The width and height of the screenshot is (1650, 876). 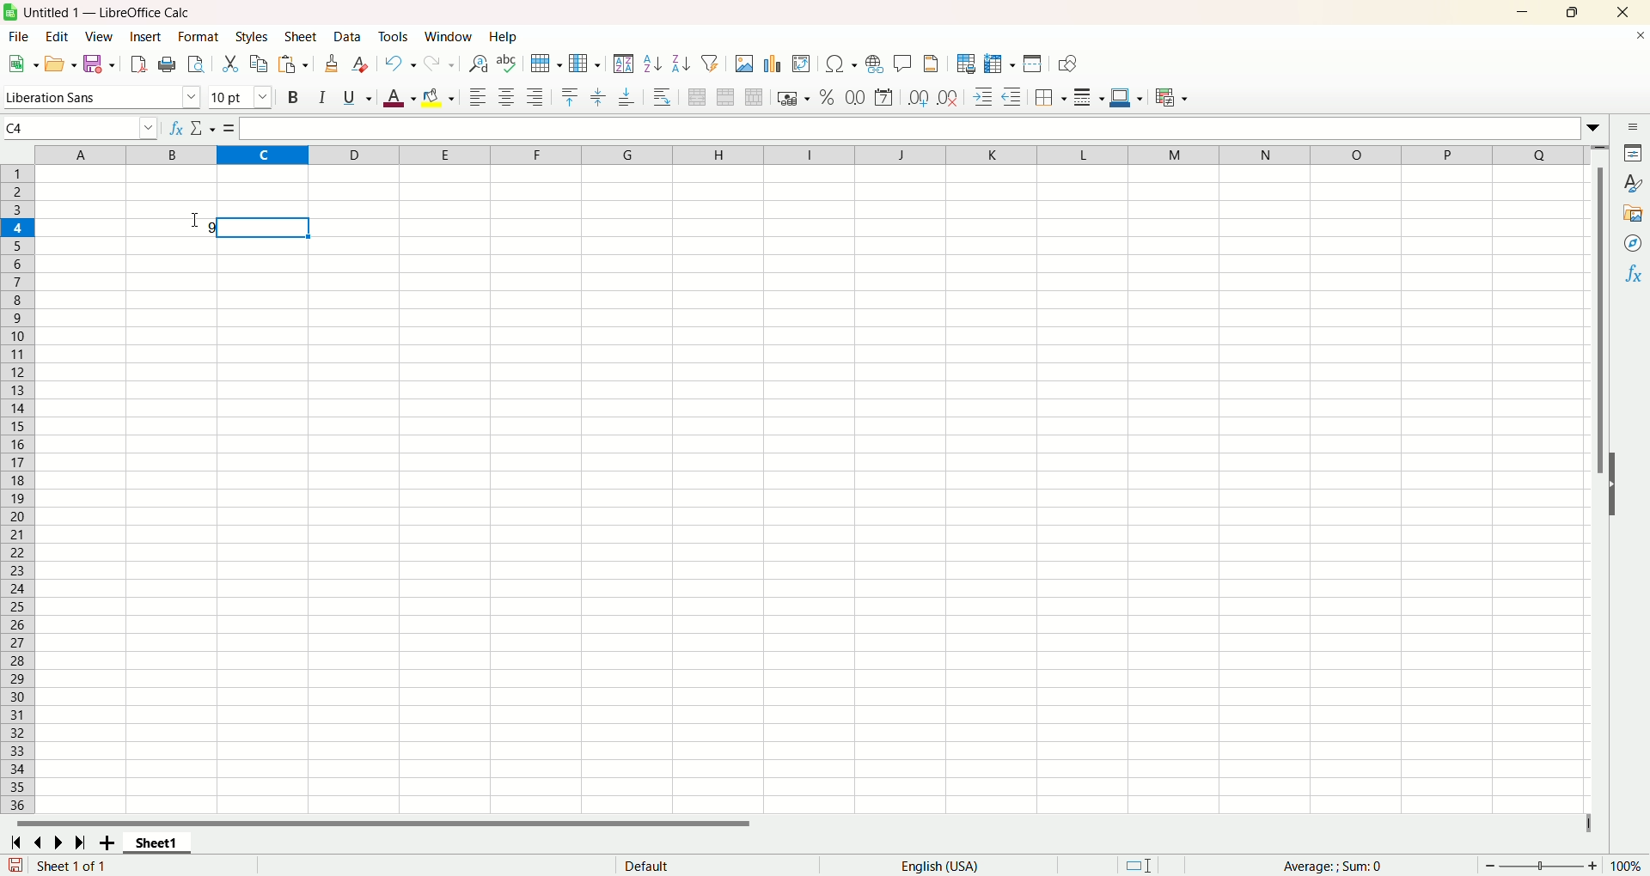 What do you see at coordinates (1089, 100) in the screenshot?
I see `border style` at bounding box center [1089, 100].